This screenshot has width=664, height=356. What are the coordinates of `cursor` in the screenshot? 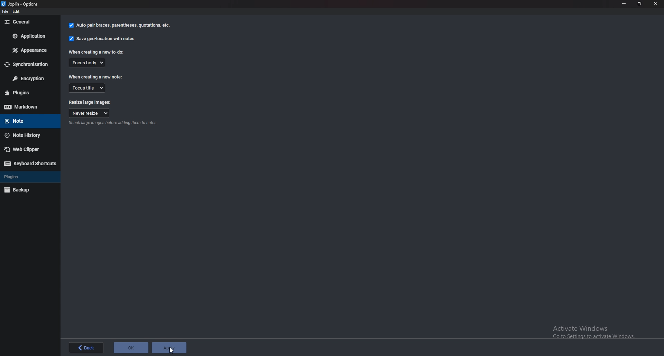 It's located at (171, 349).